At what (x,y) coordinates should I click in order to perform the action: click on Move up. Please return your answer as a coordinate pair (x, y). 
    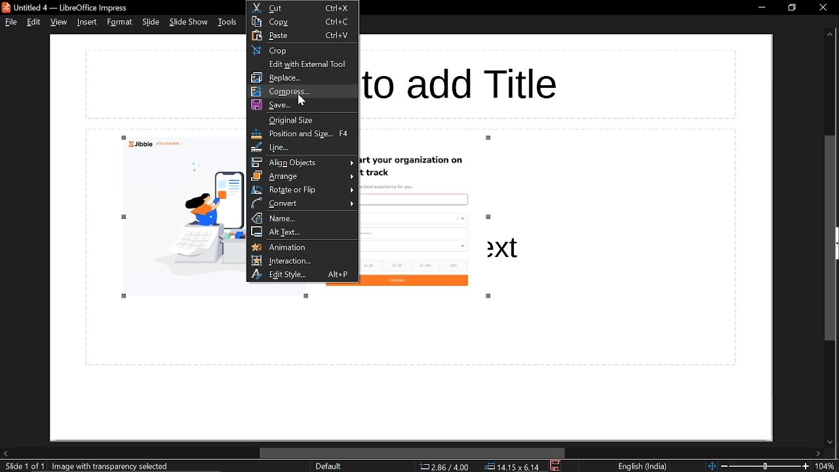
    Looking at the image, I should click on (830, 35).